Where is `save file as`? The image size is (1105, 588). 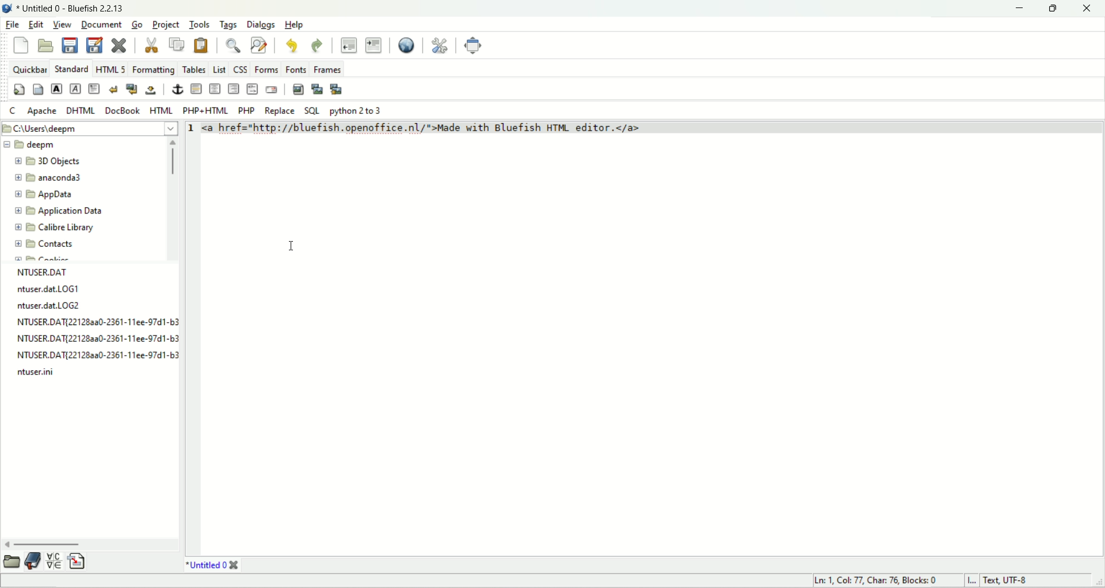
save file as is located at coordinates (96, 47).